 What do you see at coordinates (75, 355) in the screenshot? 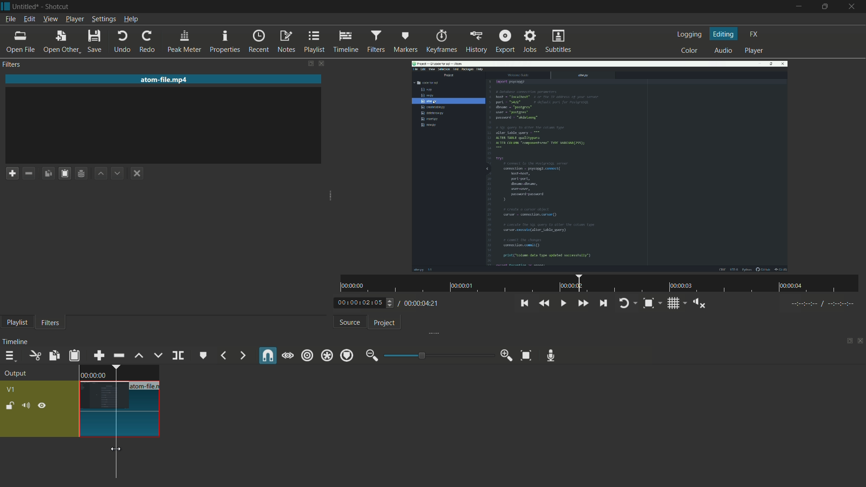
I see `paste` at bounding box center [75, 355].